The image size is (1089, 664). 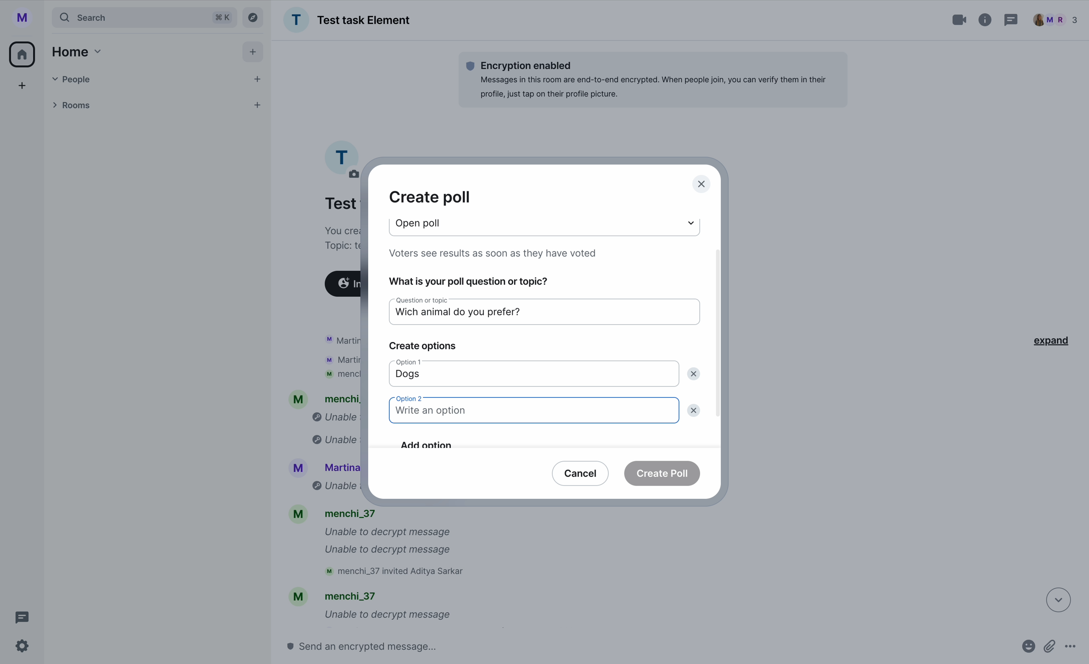 I want to click on create options, so click(x=427, y=346).